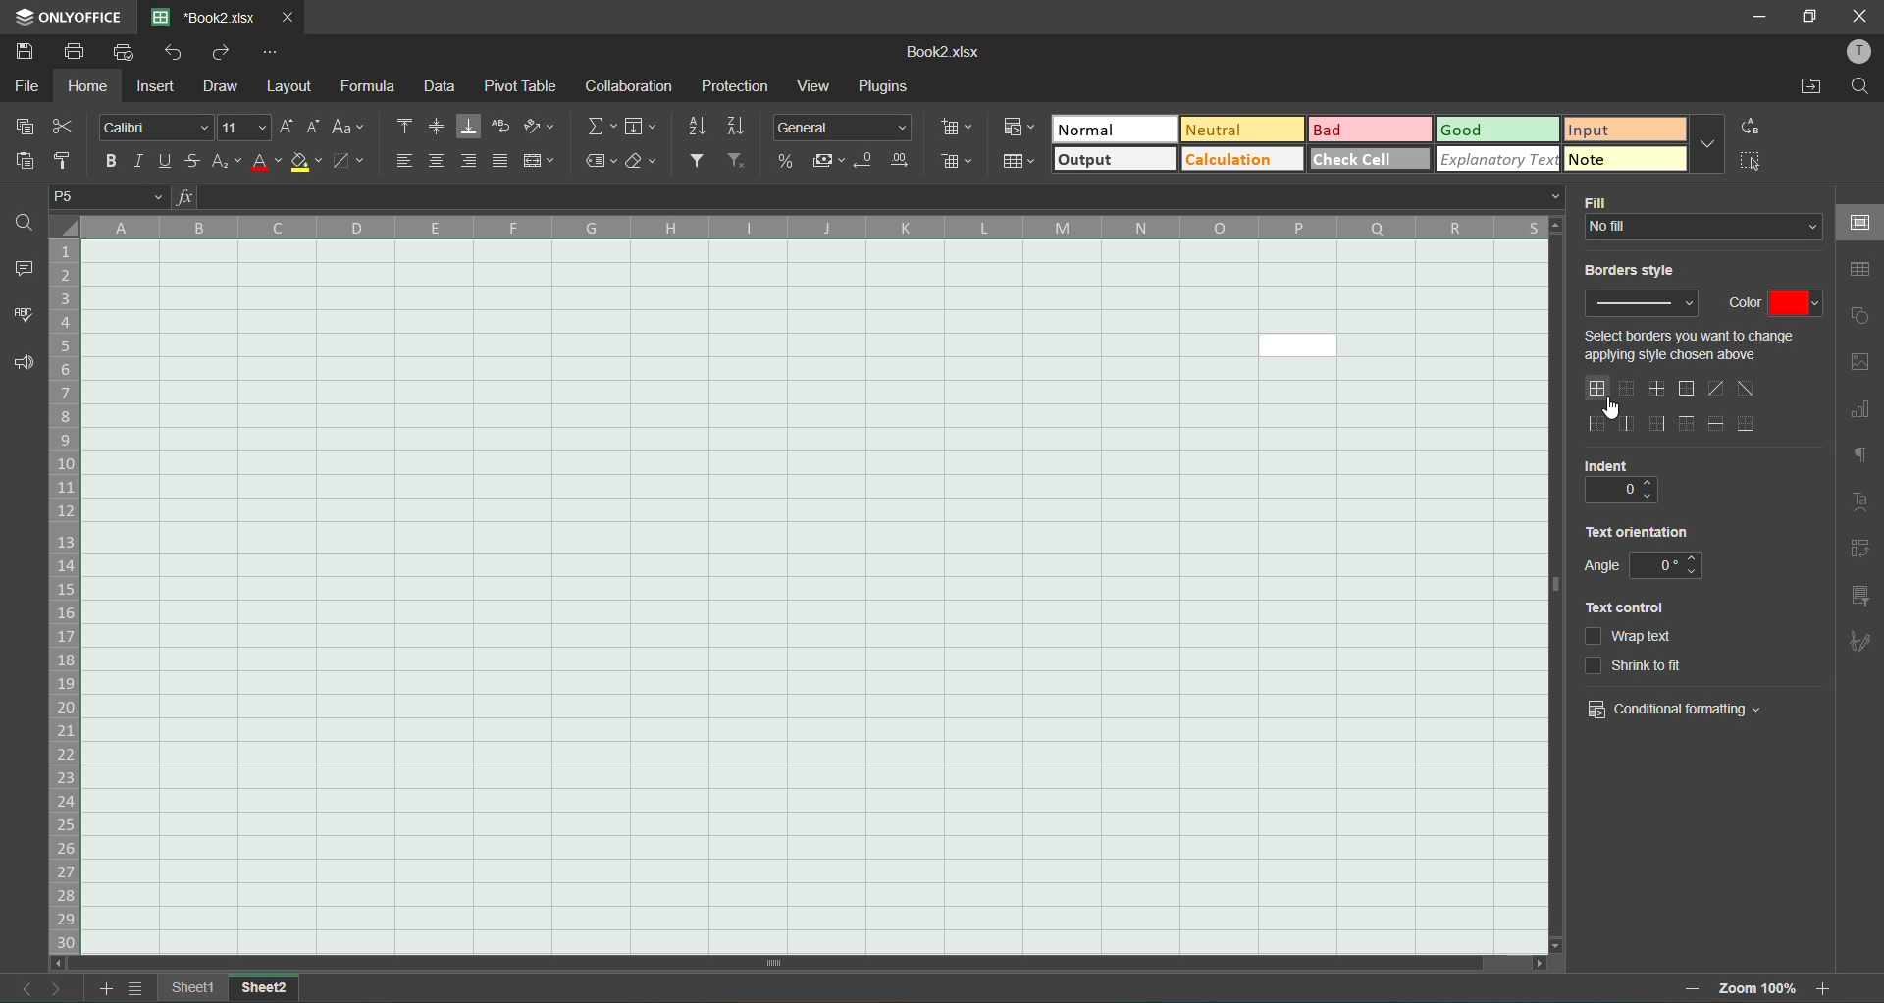 This screenshot has height=1003, width=1884. I want to click on zoom 100%, so click(1756, 988).